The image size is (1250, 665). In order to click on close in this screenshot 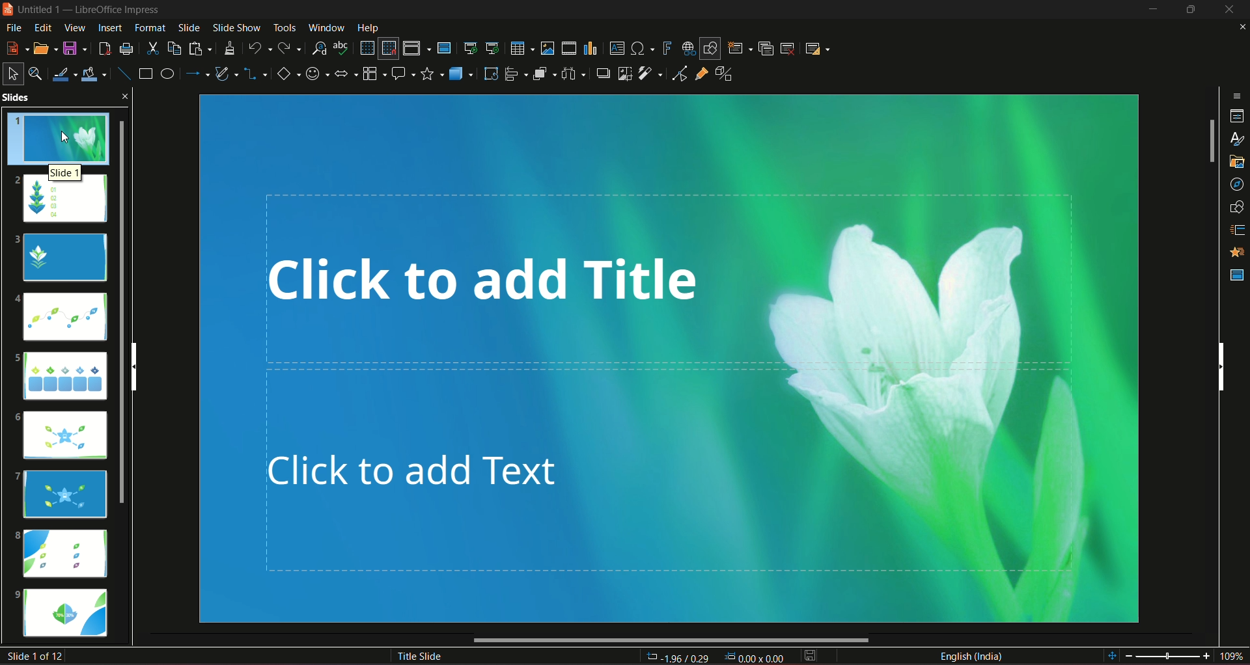, I will do `click(1229, 10)`.